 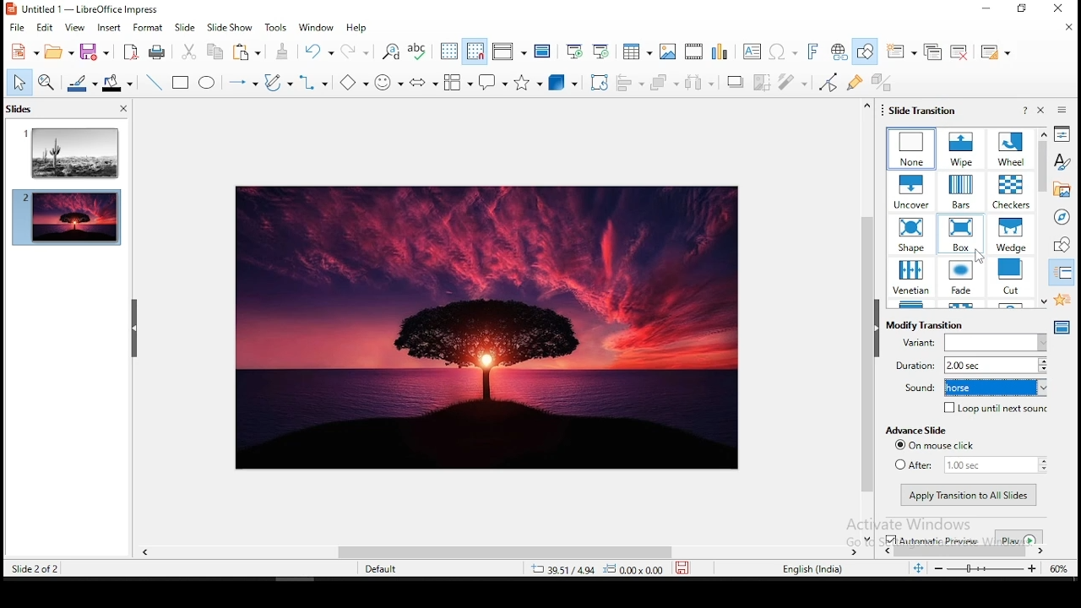 I want to click on transition effects, so click(x=911, y=191).